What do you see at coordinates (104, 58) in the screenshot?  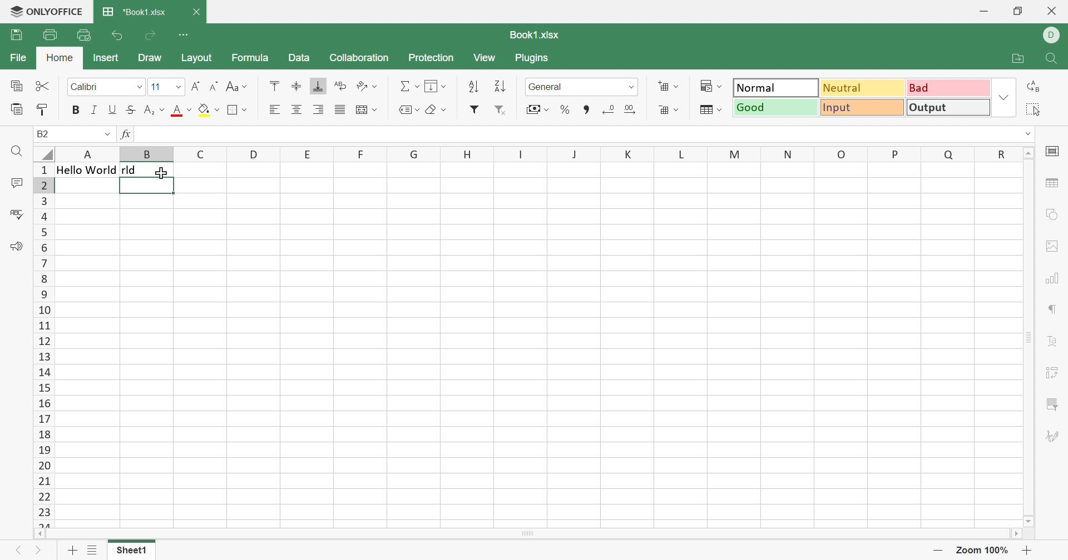 I see `Insert` at bounding box center [104, 58].